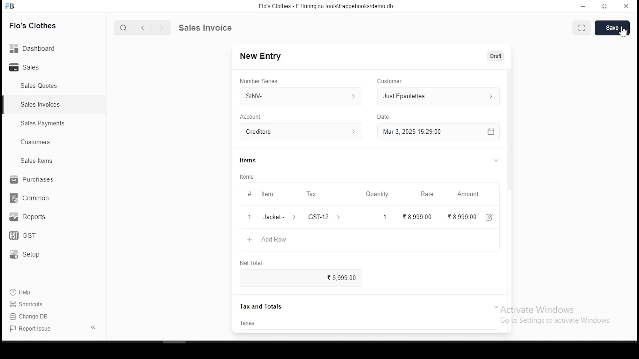 The image size is (639, 359). Describe the element at coordinates (39, 161) in the screenshot. I see `ales items` at that location.